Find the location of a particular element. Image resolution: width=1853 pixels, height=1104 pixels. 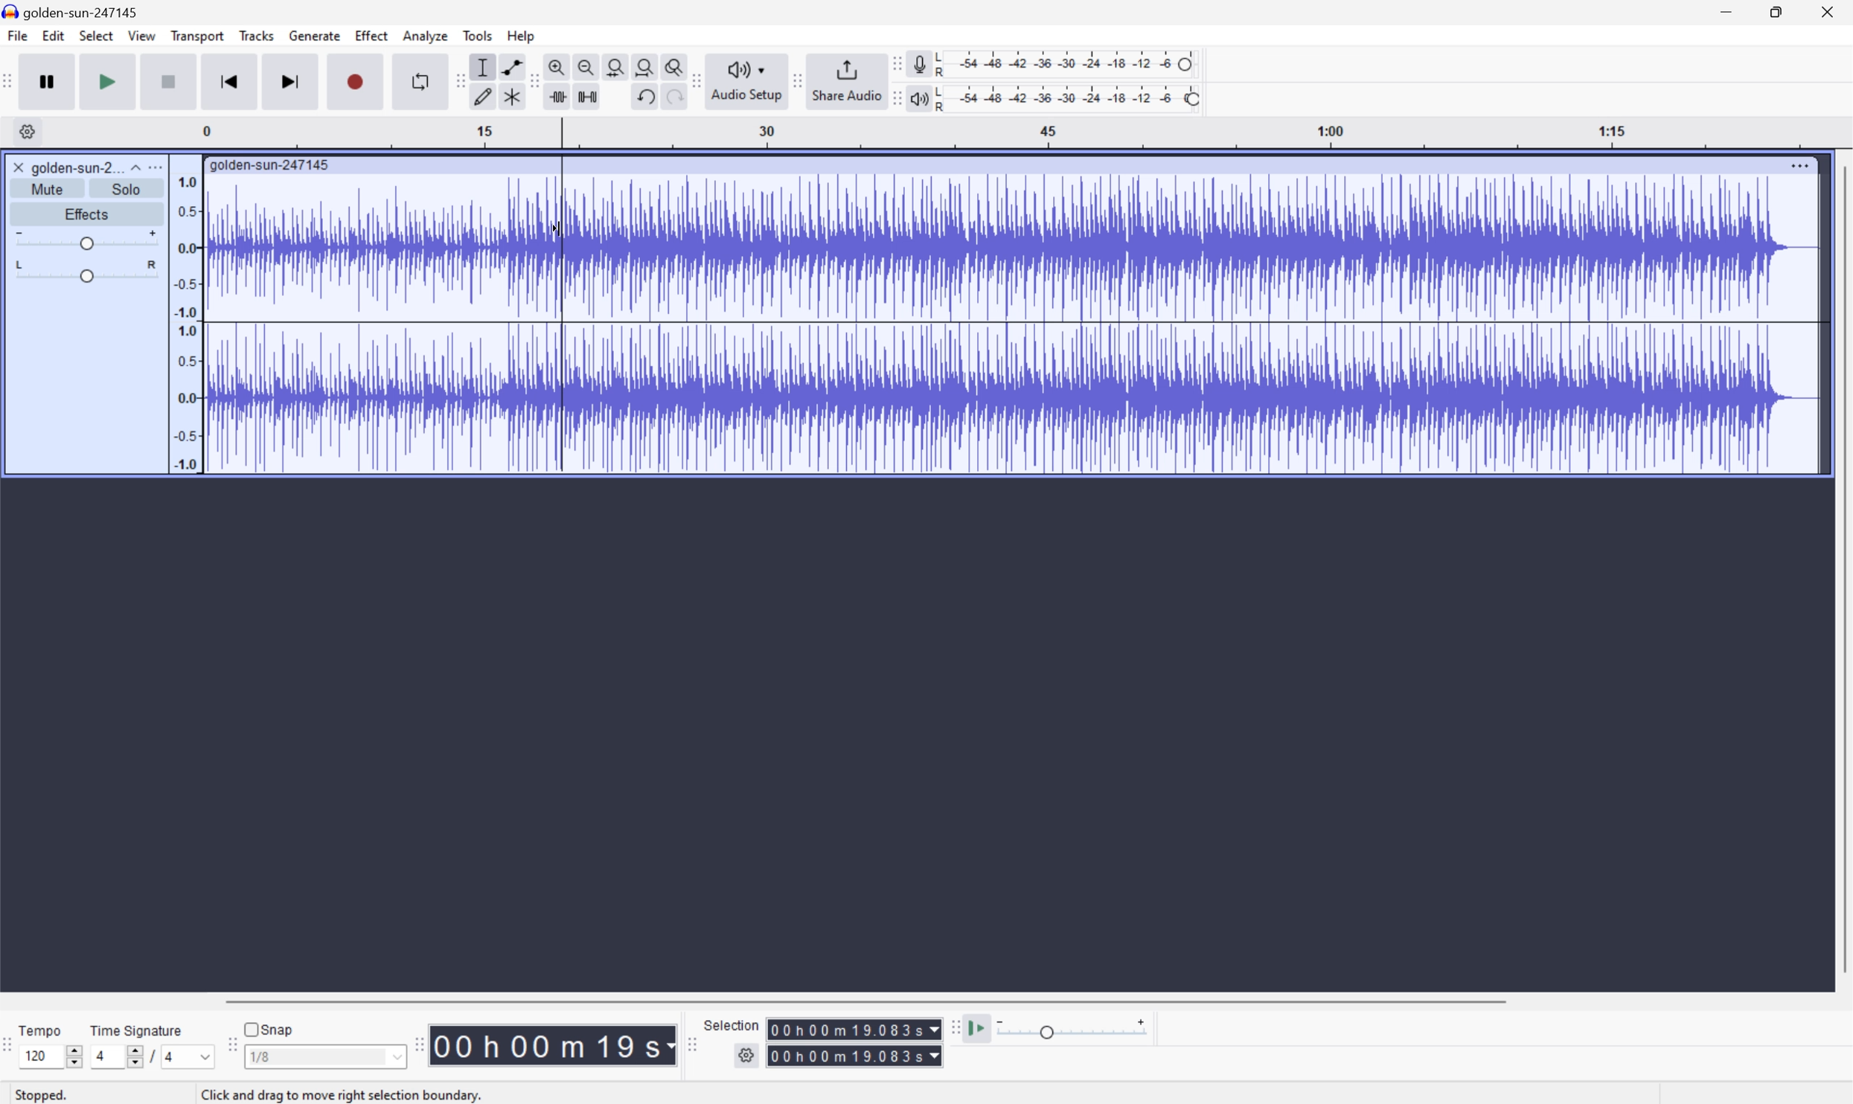

Mute is located at coordinates (52, 188).